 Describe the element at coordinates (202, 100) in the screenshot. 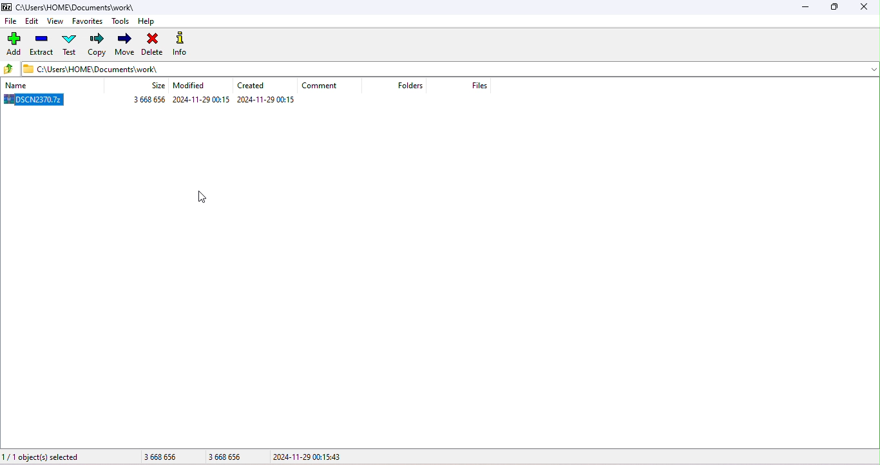

I see `modified data and time` at that location.